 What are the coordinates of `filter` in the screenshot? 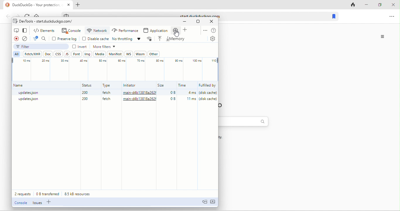 It's located at (41, 46).